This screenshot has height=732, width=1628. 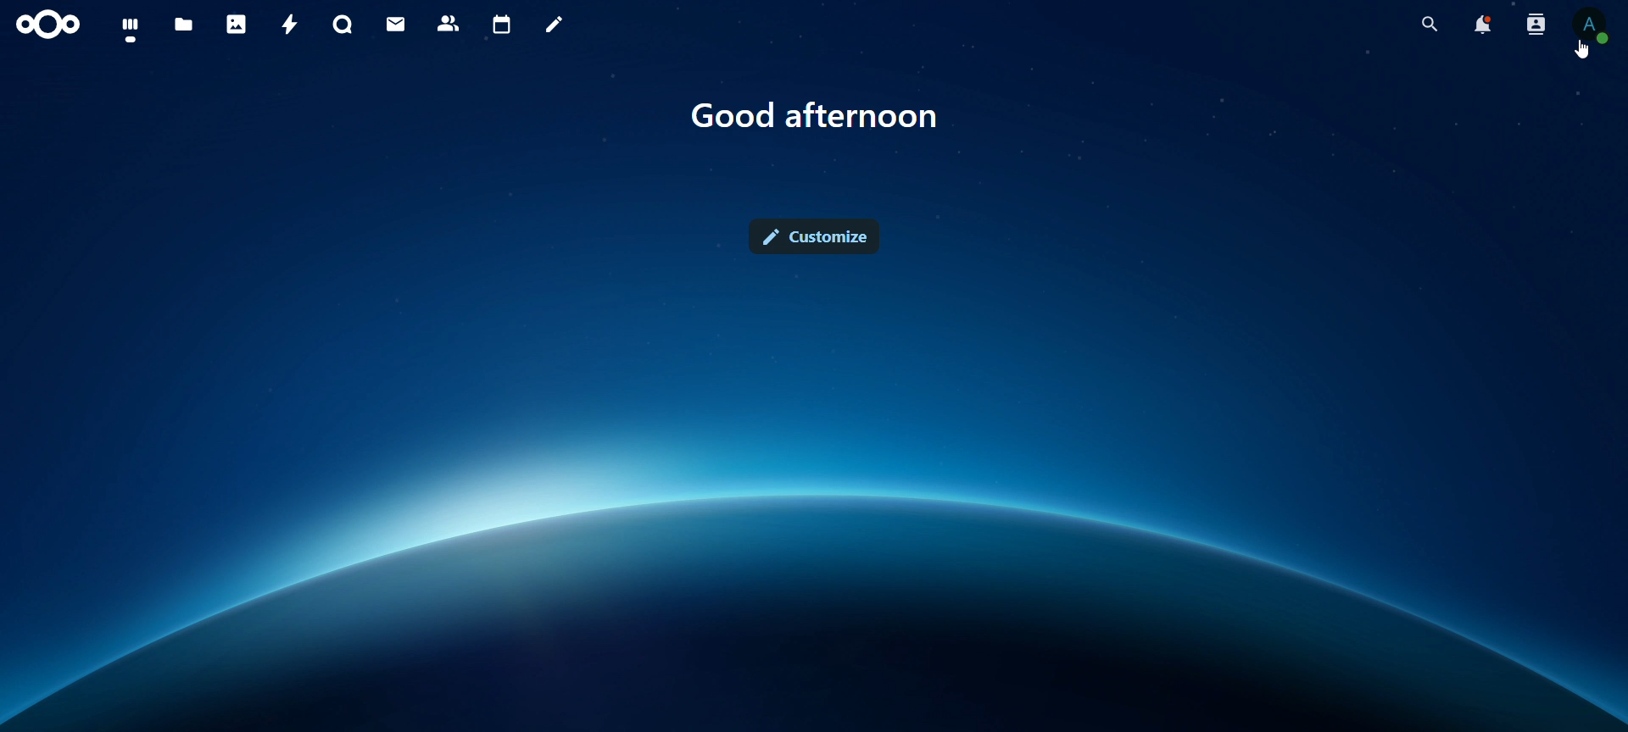 What do you see at coordinates (128, 30) in the screenshot?
I see `dashboard` at bounding box center [128, 30].